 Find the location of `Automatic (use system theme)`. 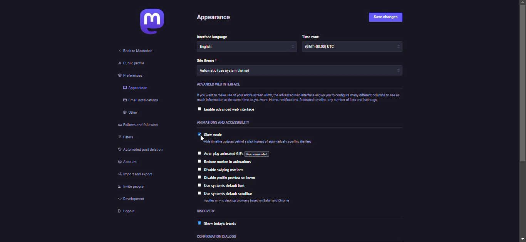

Automatic (use system theme) is located at coordinates (295, 70).